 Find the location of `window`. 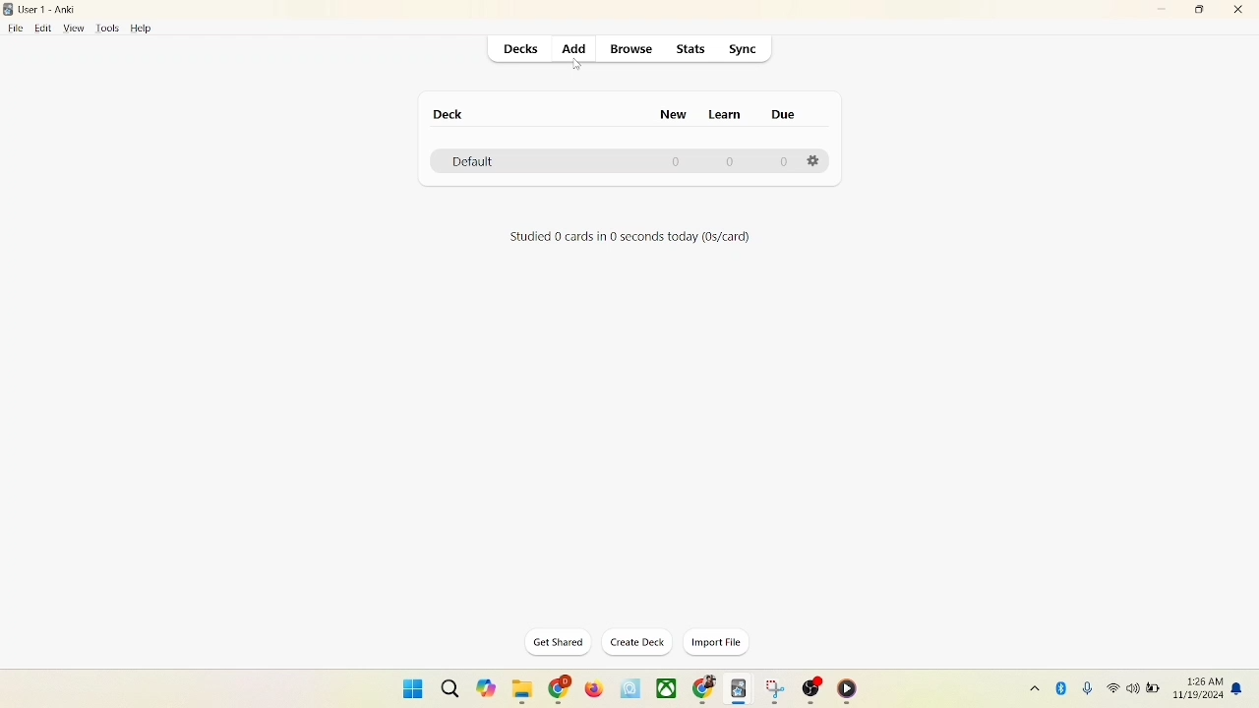

window is located at coordinates (405, 687).